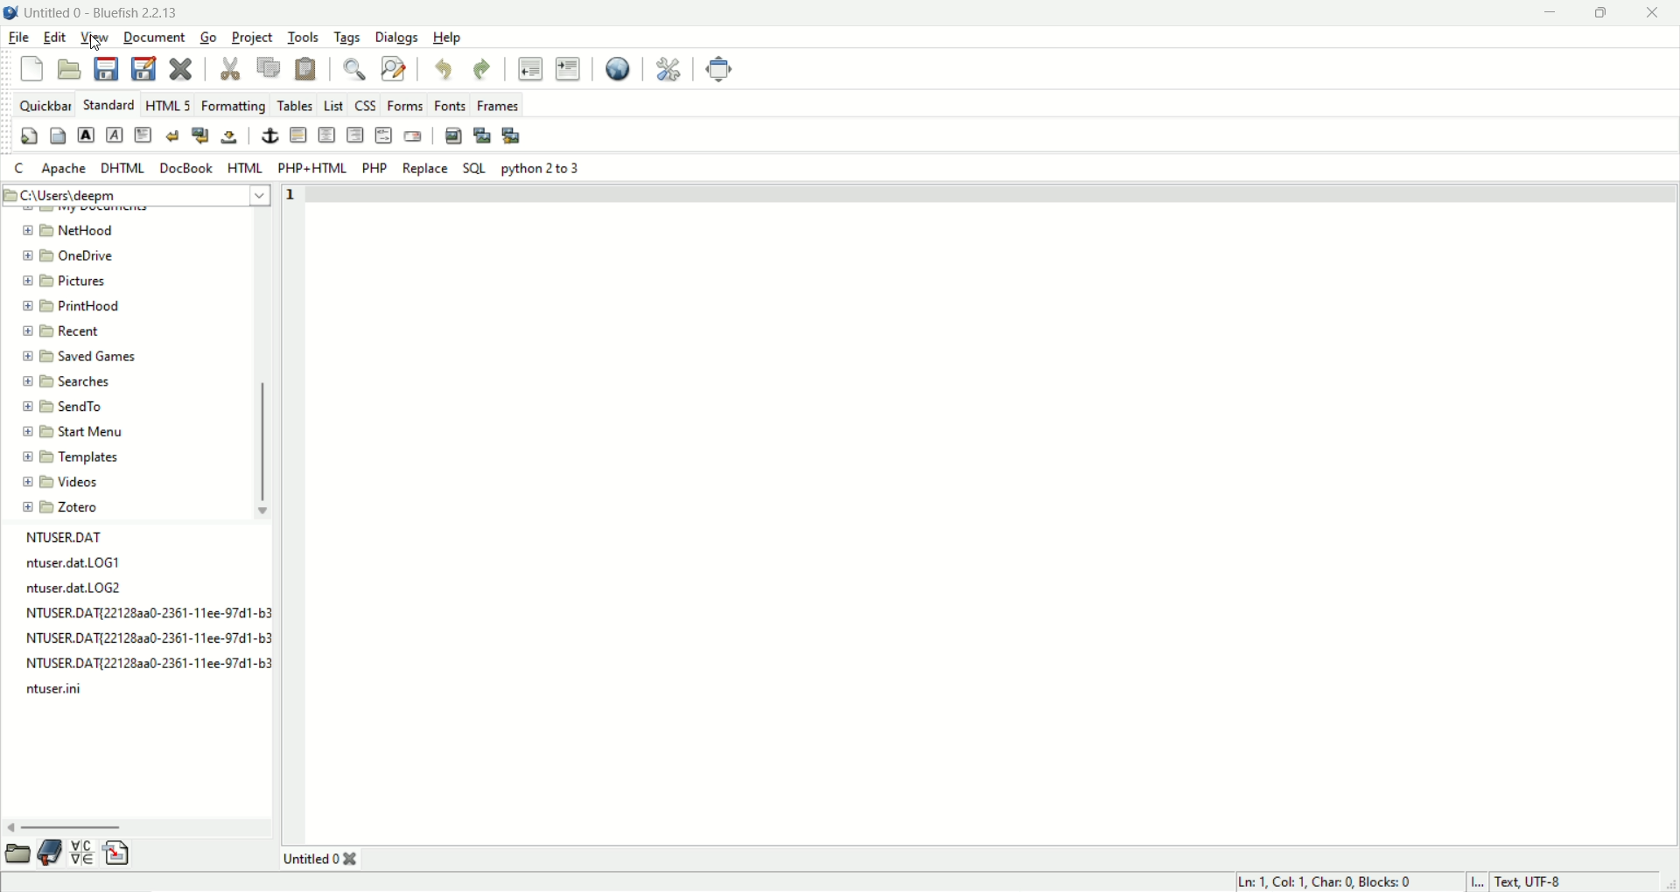 Image resolution: width=1680 pixels, height=892 pixels. Describe the element at coordinates (1553, 13) in the screenshot. I see `minimize` at that location.